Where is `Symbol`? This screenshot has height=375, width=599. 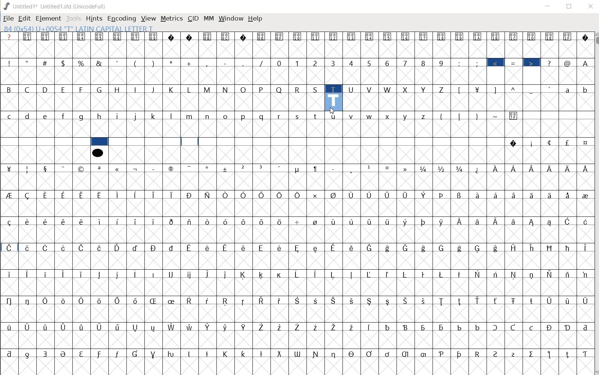 Symbol is located at coordinates (335, 274).